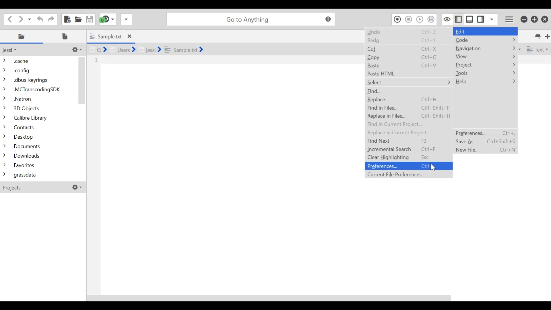 The width and height of the screenshot is (551, 310). Describe the element at coordinates (21, 19) in the screenshot. I see `Go forward one location` at that location.